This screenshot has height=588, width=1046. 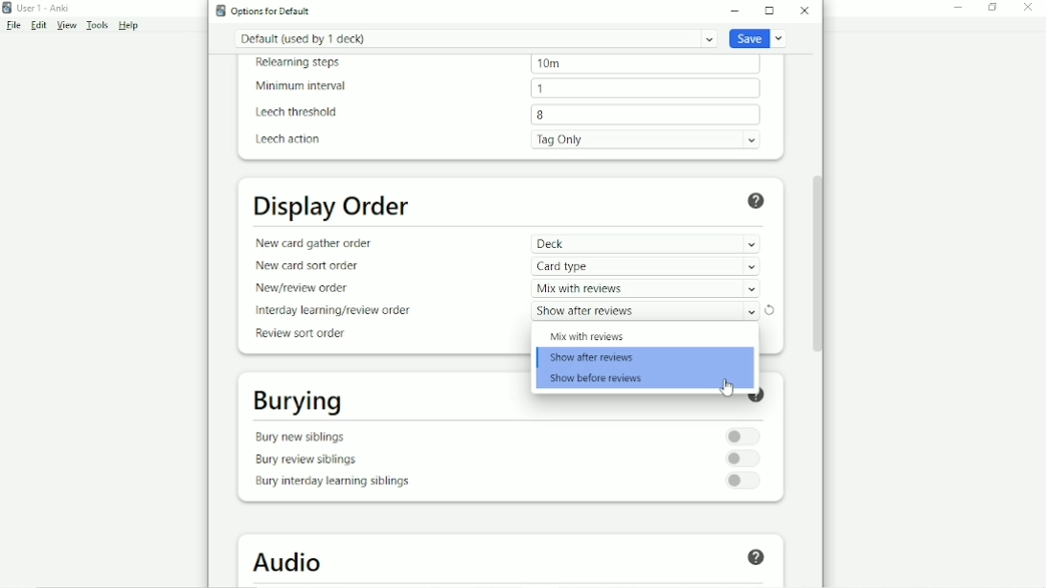 I want to click on Display Order, so click(x=332, y=206).